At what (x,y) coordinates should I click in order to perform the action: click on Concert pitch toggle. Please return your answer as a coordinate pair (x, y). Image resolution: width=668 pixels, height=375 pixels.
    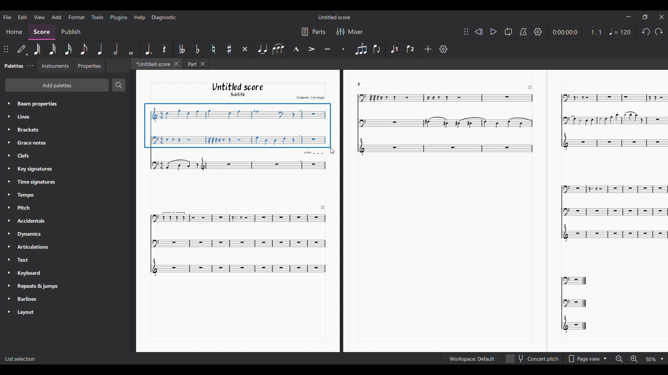
    Looking at the image, I should click on (532, 359).